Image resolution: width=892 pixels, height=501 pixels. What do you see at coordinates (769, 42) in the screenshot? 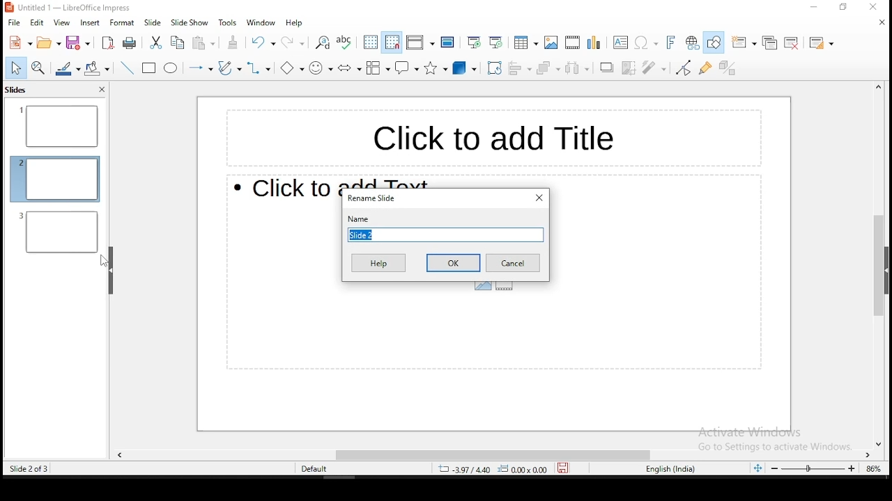
I see `duplicate slide` at bounding box center [769, 42].